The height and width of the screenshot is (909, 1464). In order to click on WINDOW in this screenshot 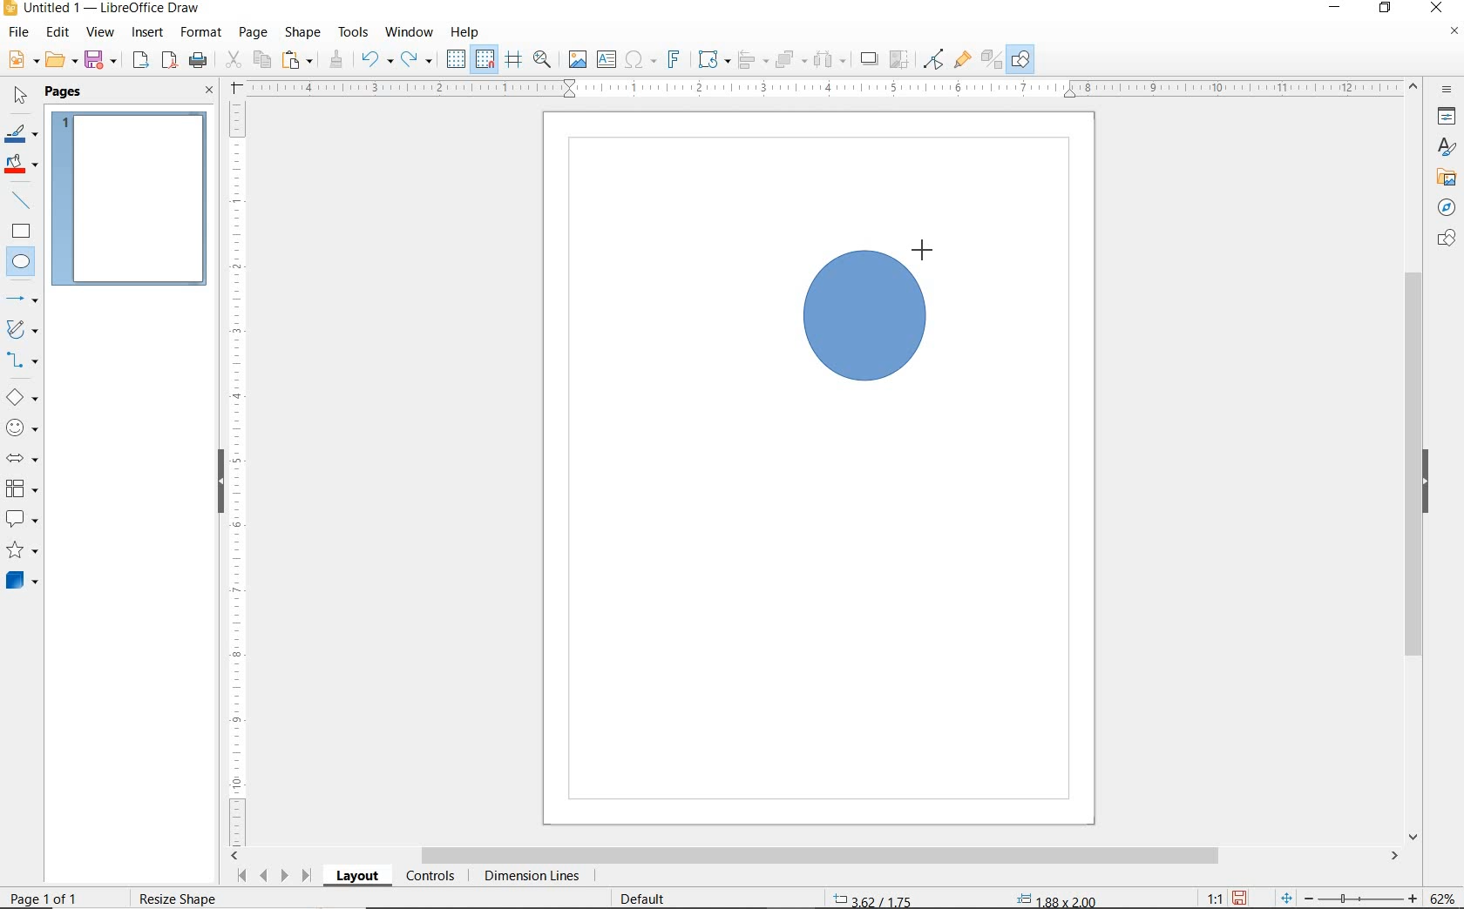, I will do `click(409, 32)`.